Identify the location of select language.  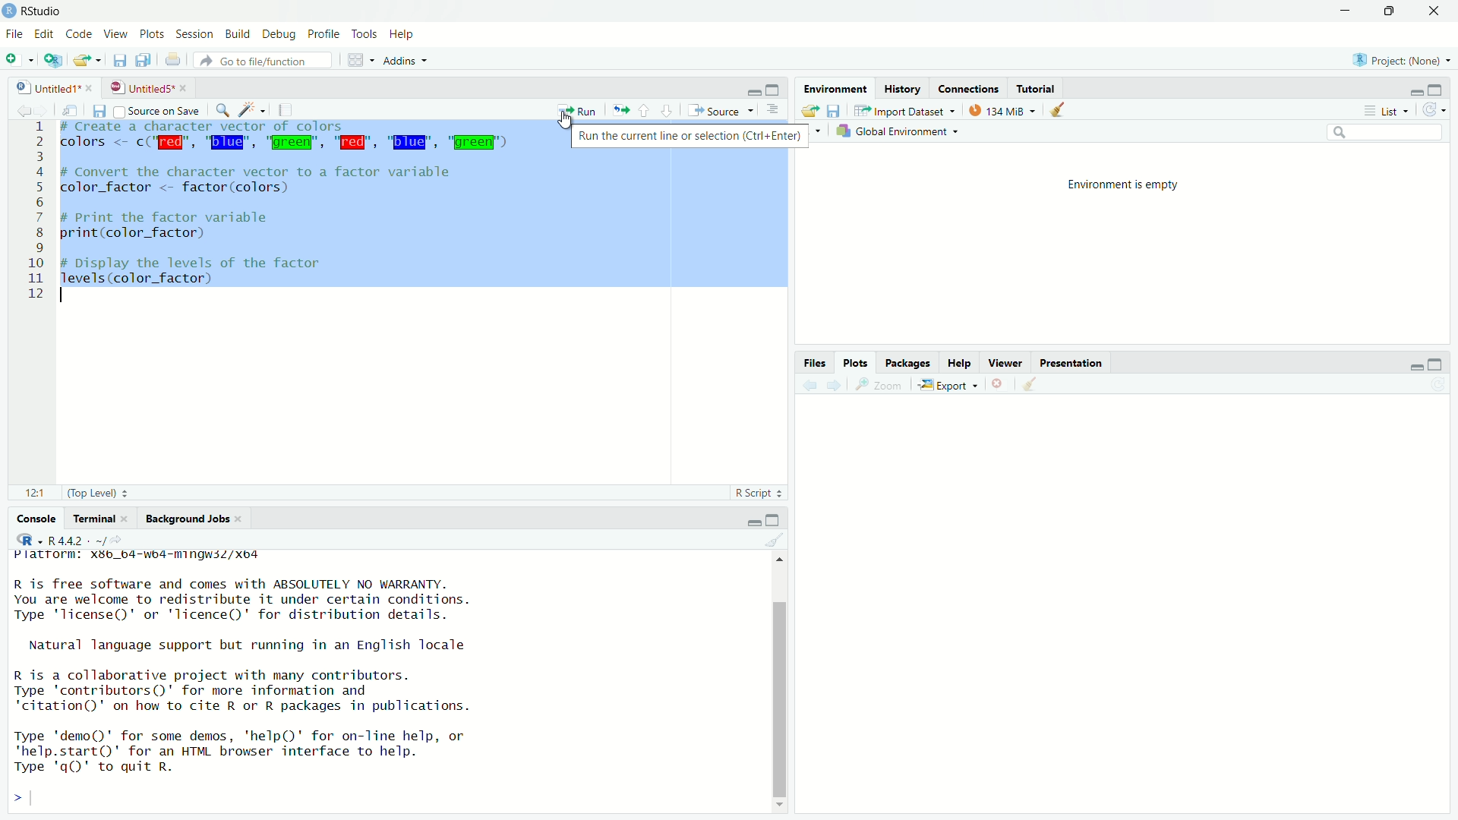
(819, 132).